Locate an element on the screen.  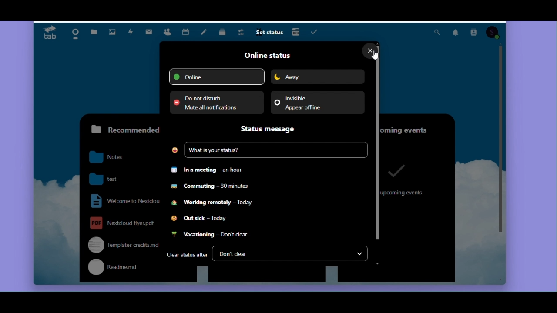
no upcoming events is located at coordinates (404, 179).